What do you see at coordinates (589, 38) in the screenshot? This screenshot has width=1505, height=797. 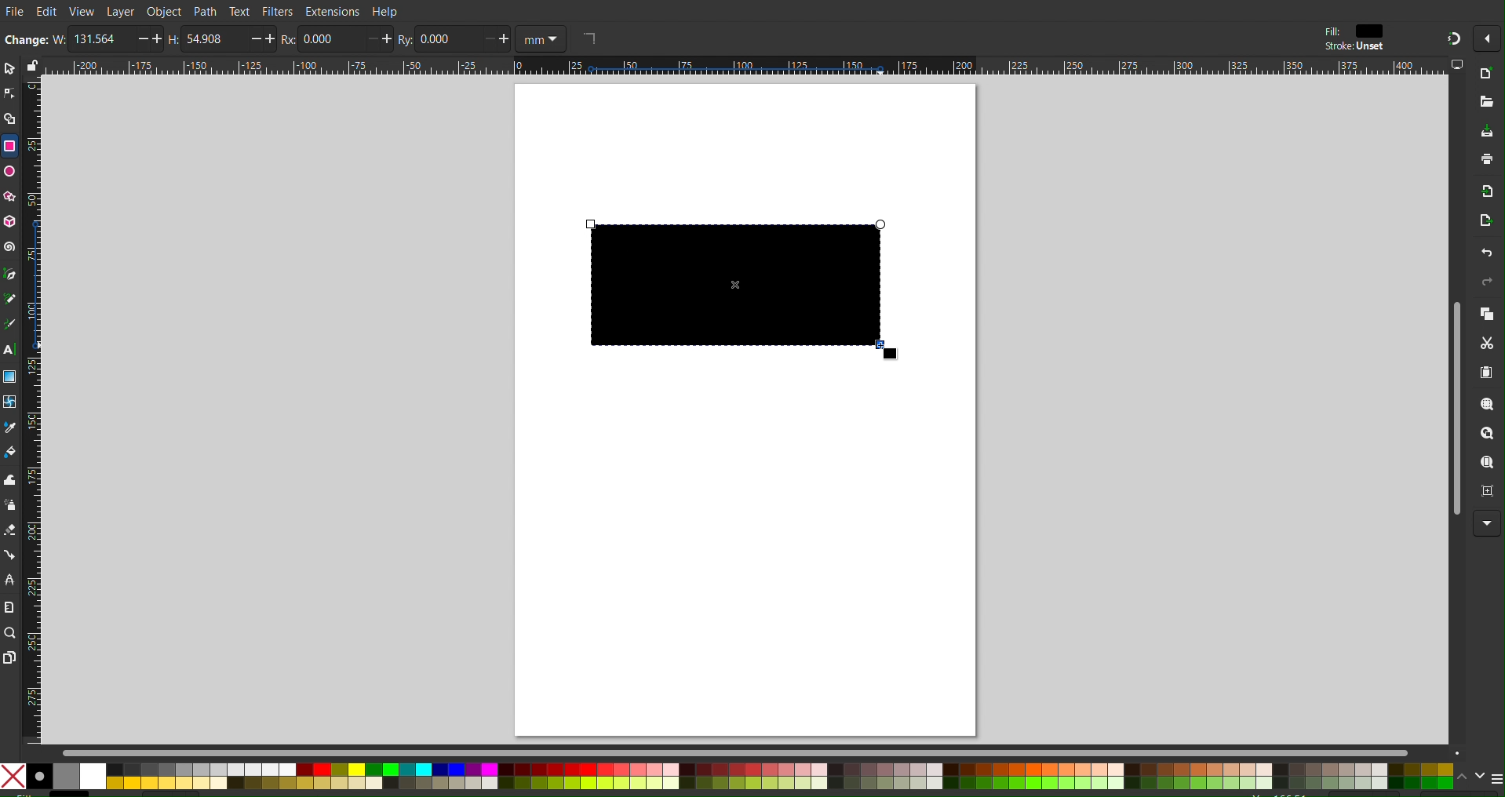 I see `rectangle shape` at bounding box center [589, 38].